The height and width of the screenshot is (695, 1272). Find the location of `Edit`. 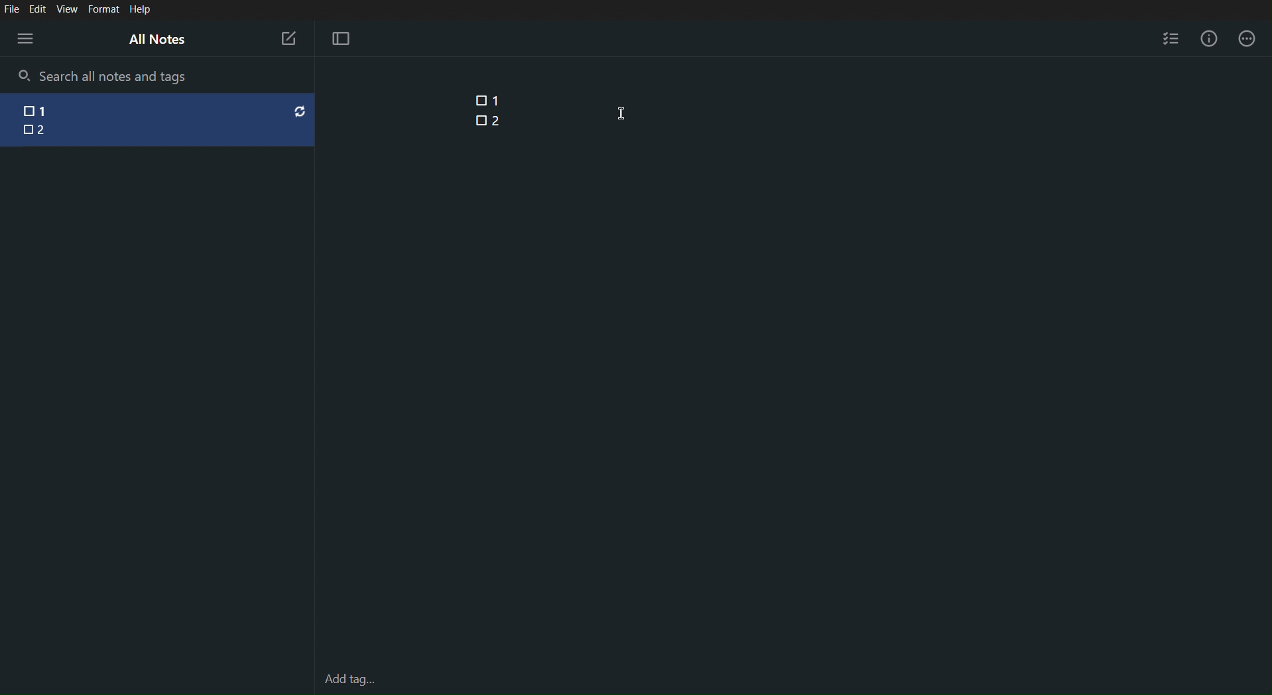

Edit is located at coordinates (38, 9).